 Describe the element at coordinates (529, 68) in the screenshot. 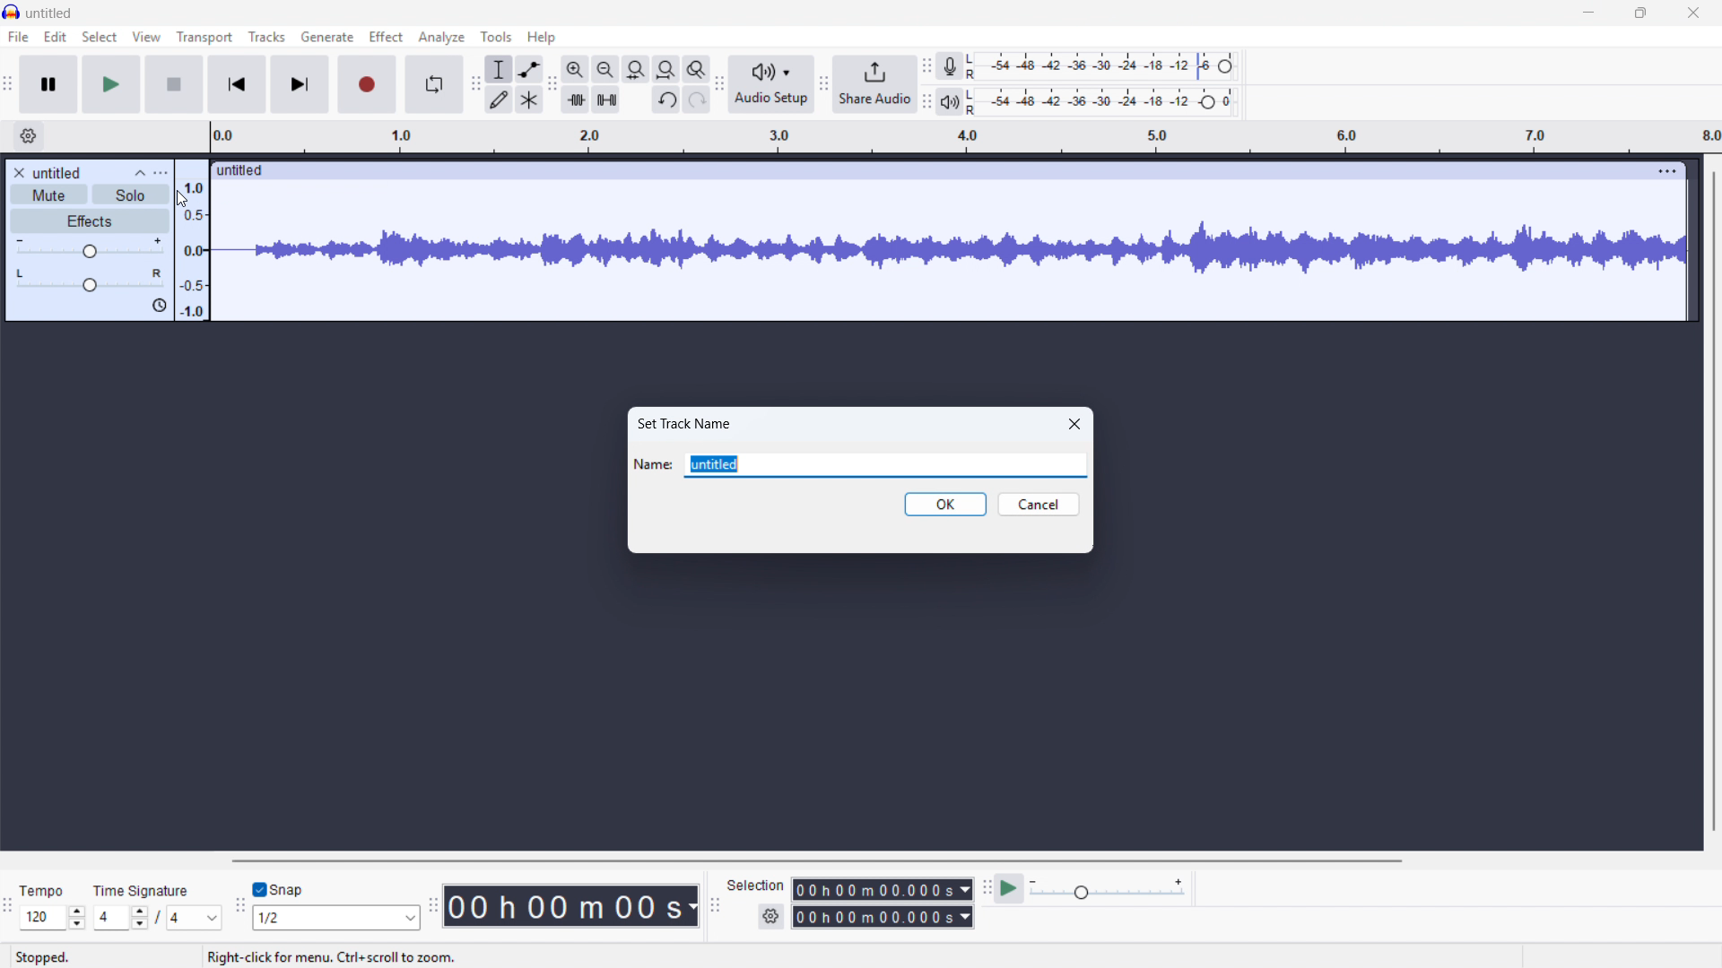

I see `Envelope tool ` at that location.